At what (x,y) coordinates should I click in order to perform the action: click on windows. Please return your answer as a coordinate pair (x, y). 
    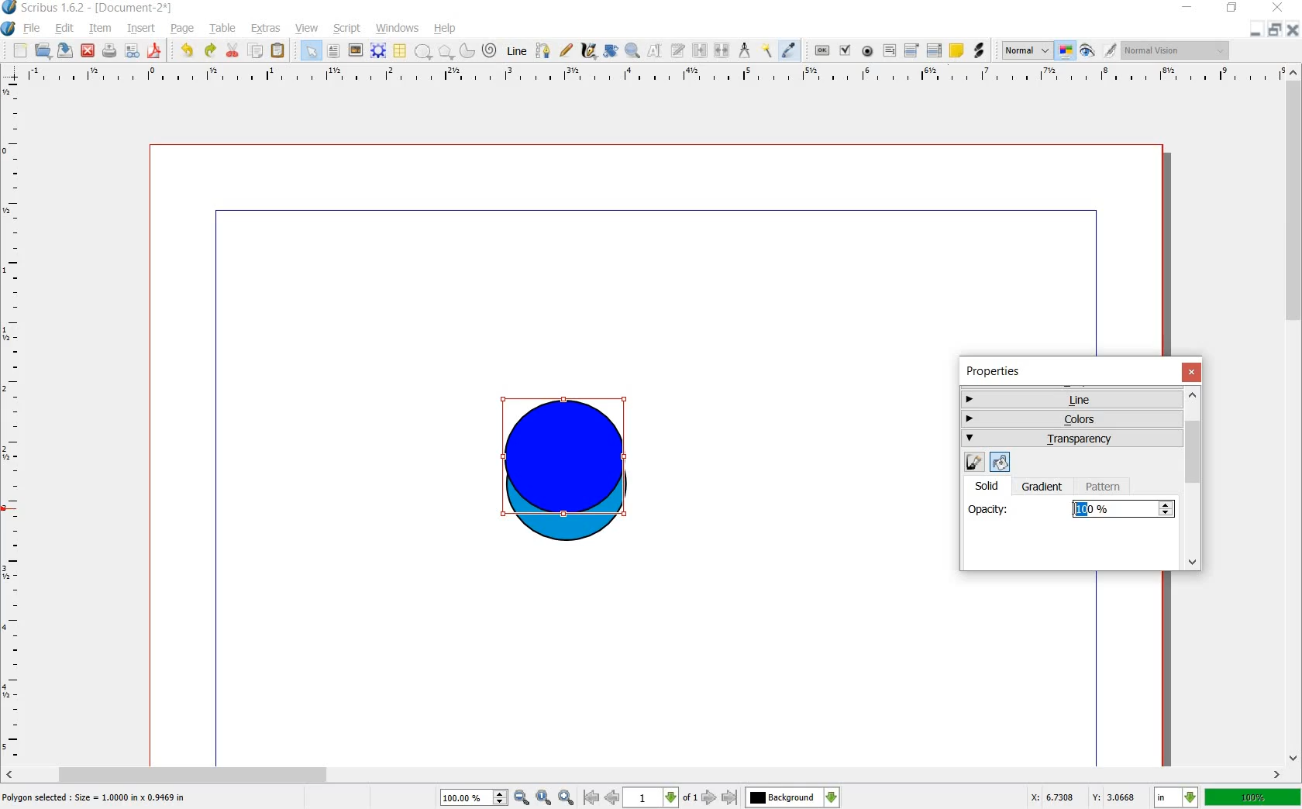
    Looking at the image, I should click on (397, 29).